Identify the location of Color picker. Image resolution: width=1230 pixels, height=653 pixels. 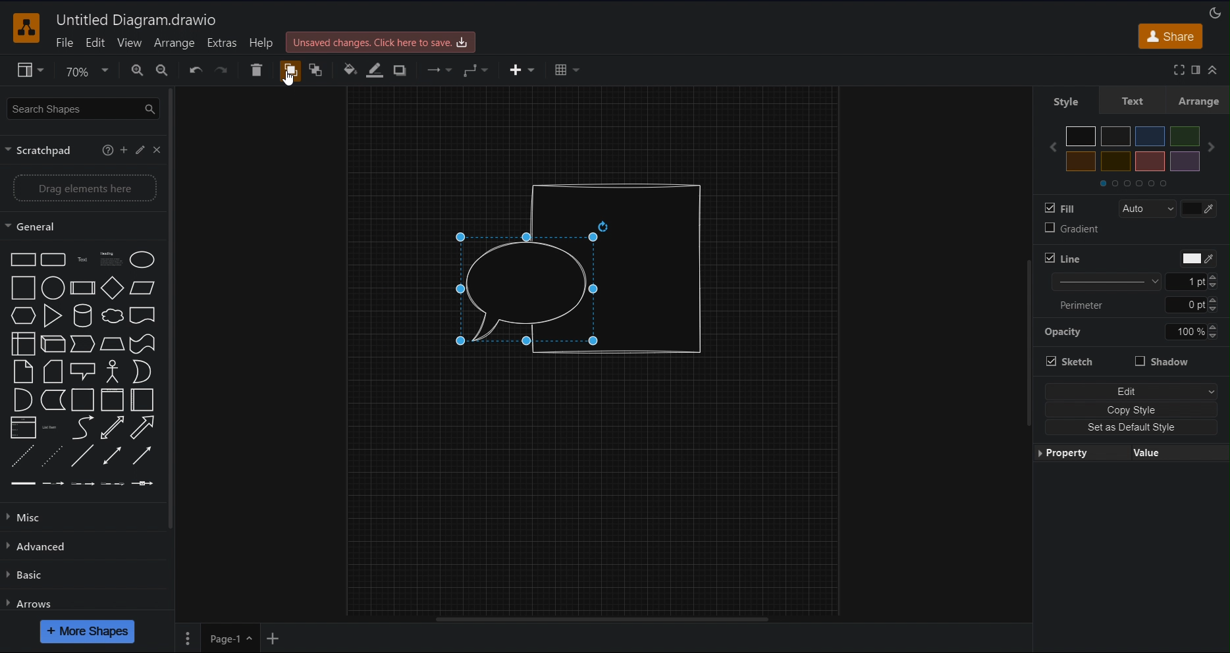
(1198, 259).